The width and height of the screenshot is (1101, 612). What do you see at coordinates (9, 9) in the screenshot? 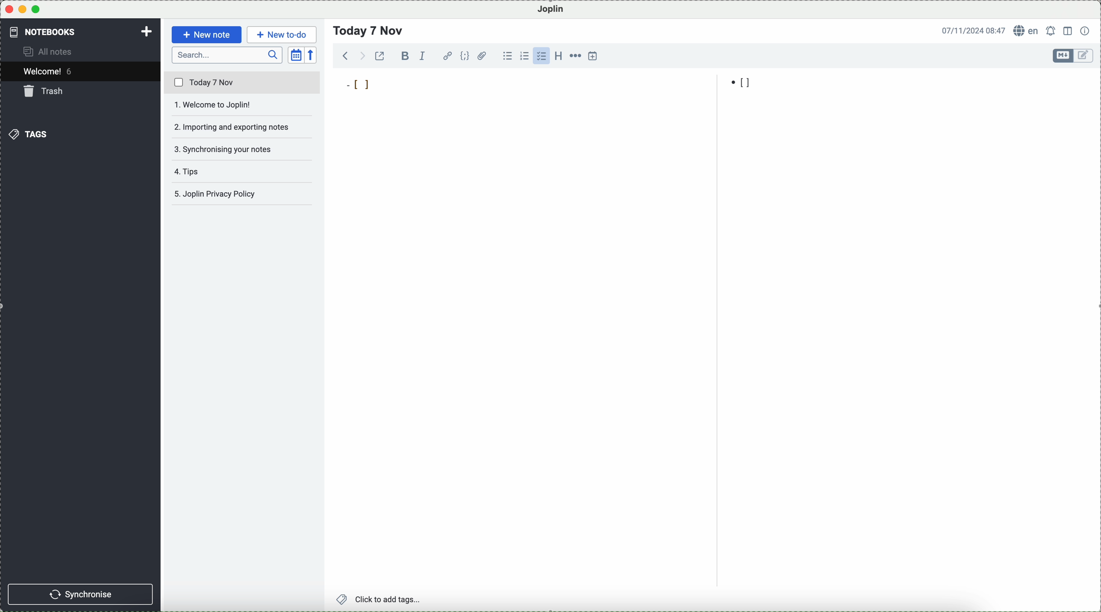
I see `close` at bounding box center [9, 9].